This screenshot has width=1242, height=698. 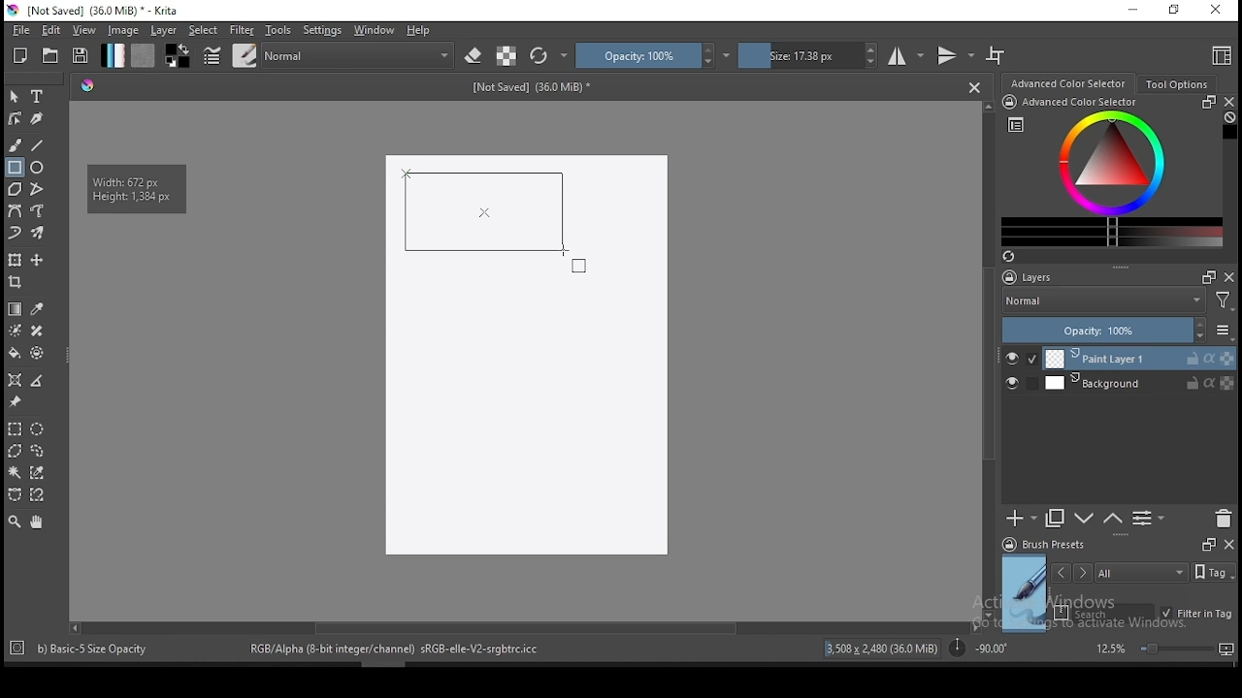 I want to click on polyline tool, so click(x=37, y=187).